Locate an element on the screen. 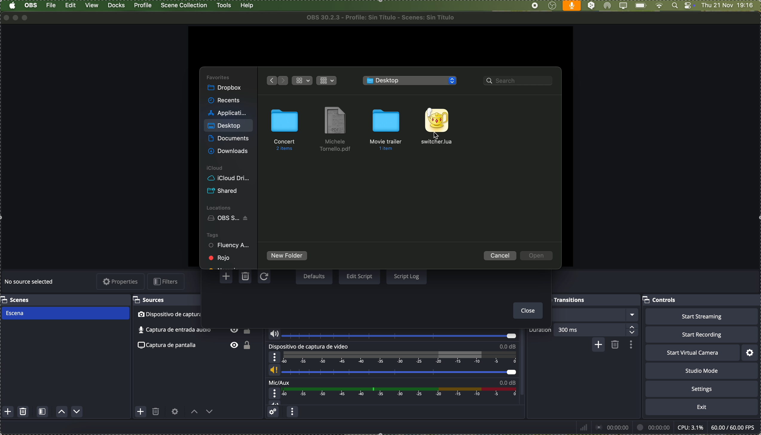 The height and width of the screenshot is (435, 761). click on add script is located at coordinates (227, 276).